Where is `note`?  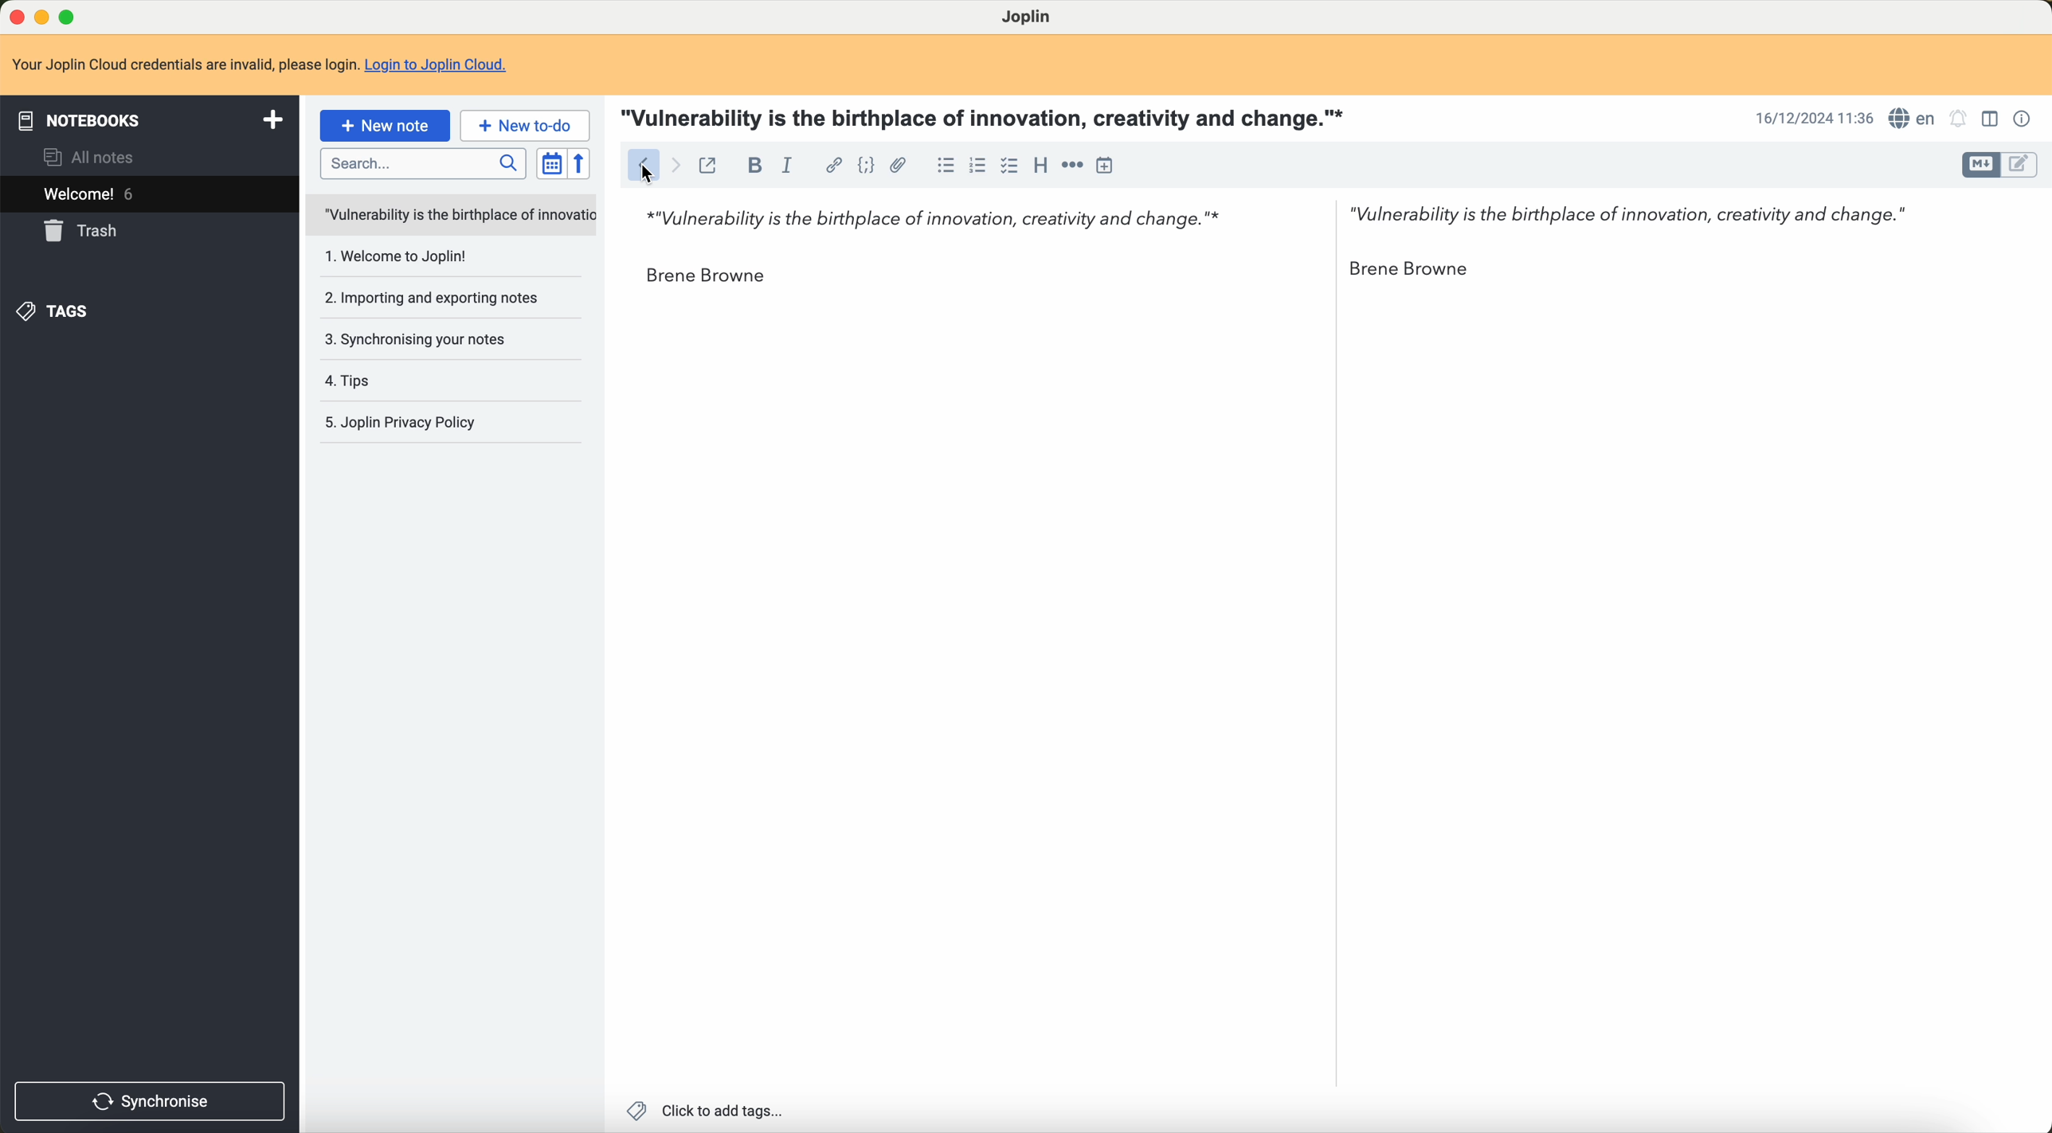 note is located at coordinates (185, 64).